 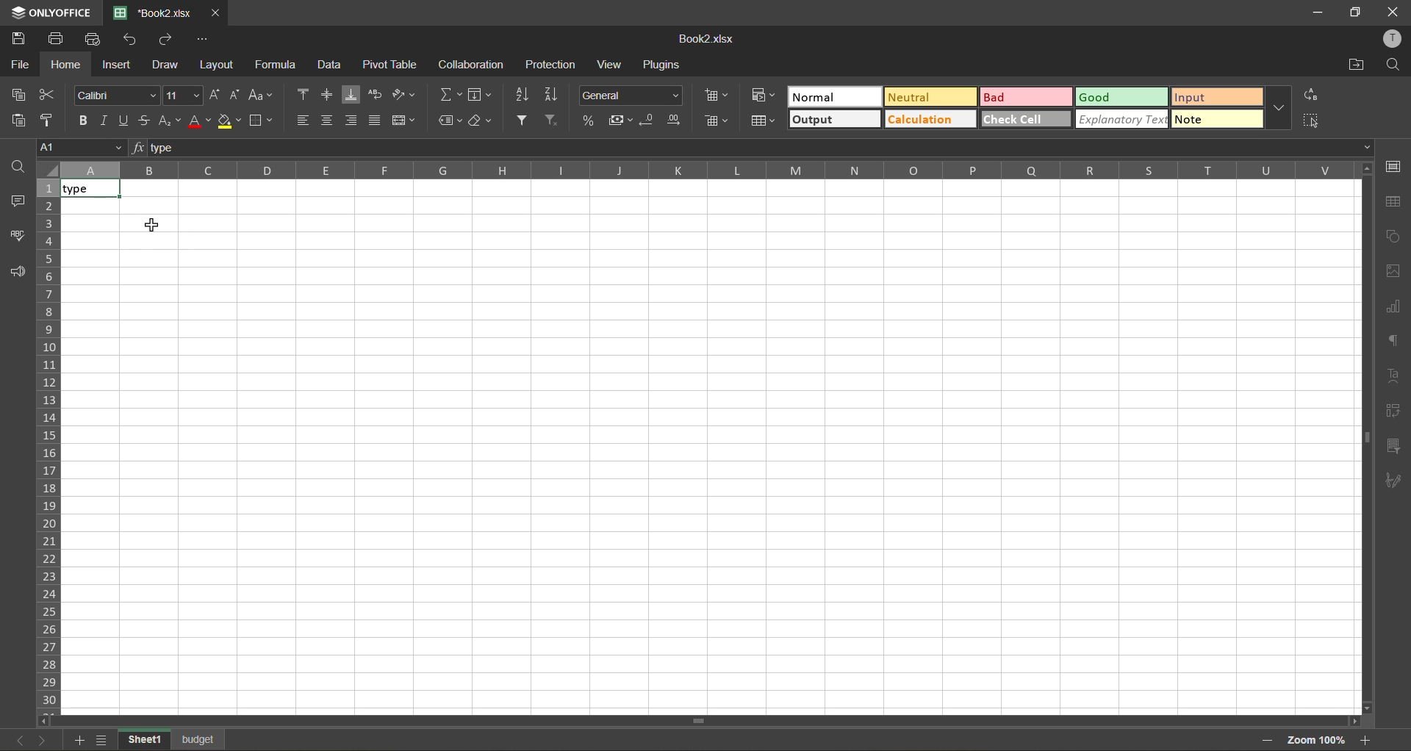 What do you see at coordinates (17, 94) in the screenshot?
I see `copy` at bounding box center [17, 94].